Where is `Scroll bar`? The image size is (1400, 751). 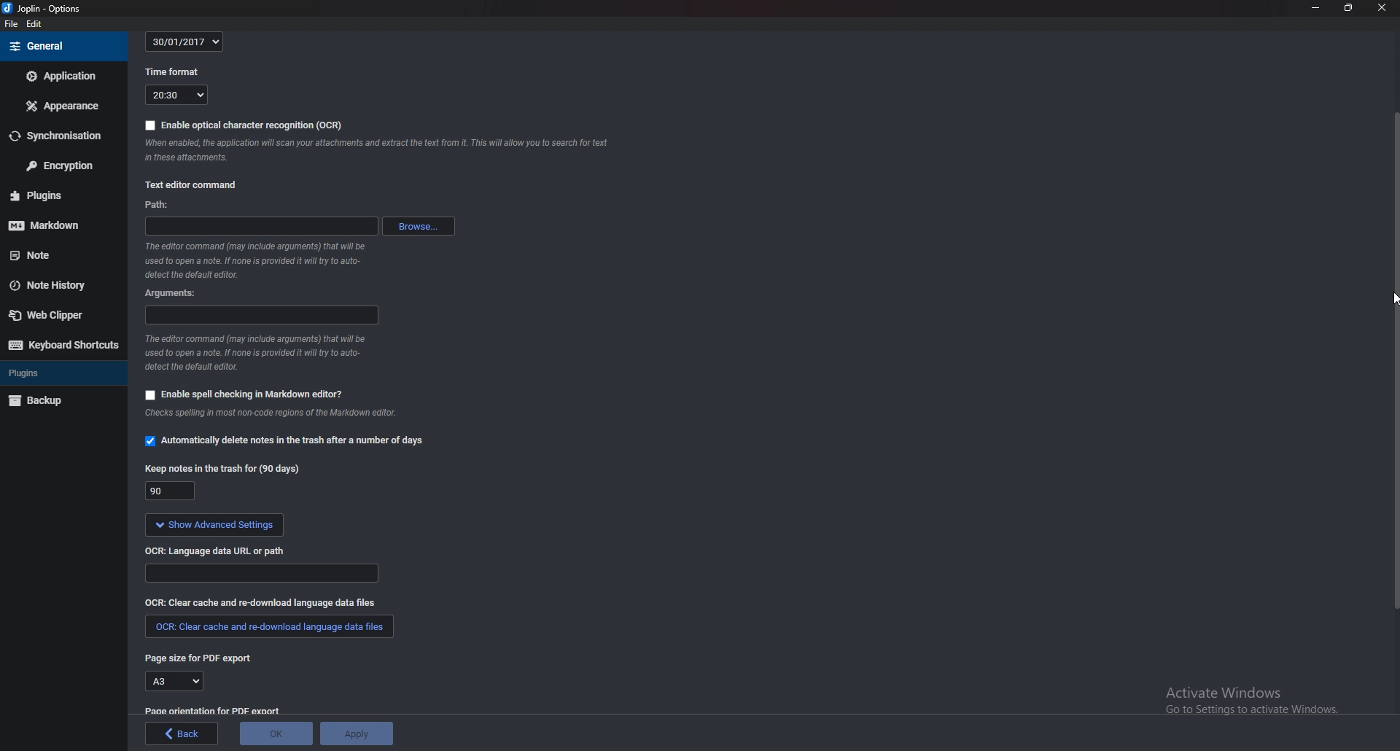 Scroll bar is located at coordinates (1393, 365).